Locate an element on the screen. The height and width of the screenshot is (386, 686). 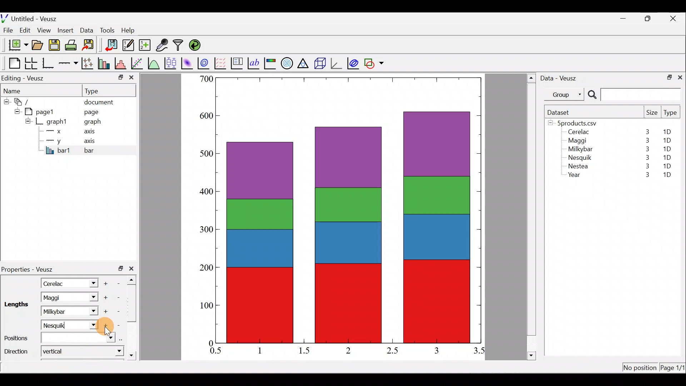
hide is located at coordinates (16, 110).